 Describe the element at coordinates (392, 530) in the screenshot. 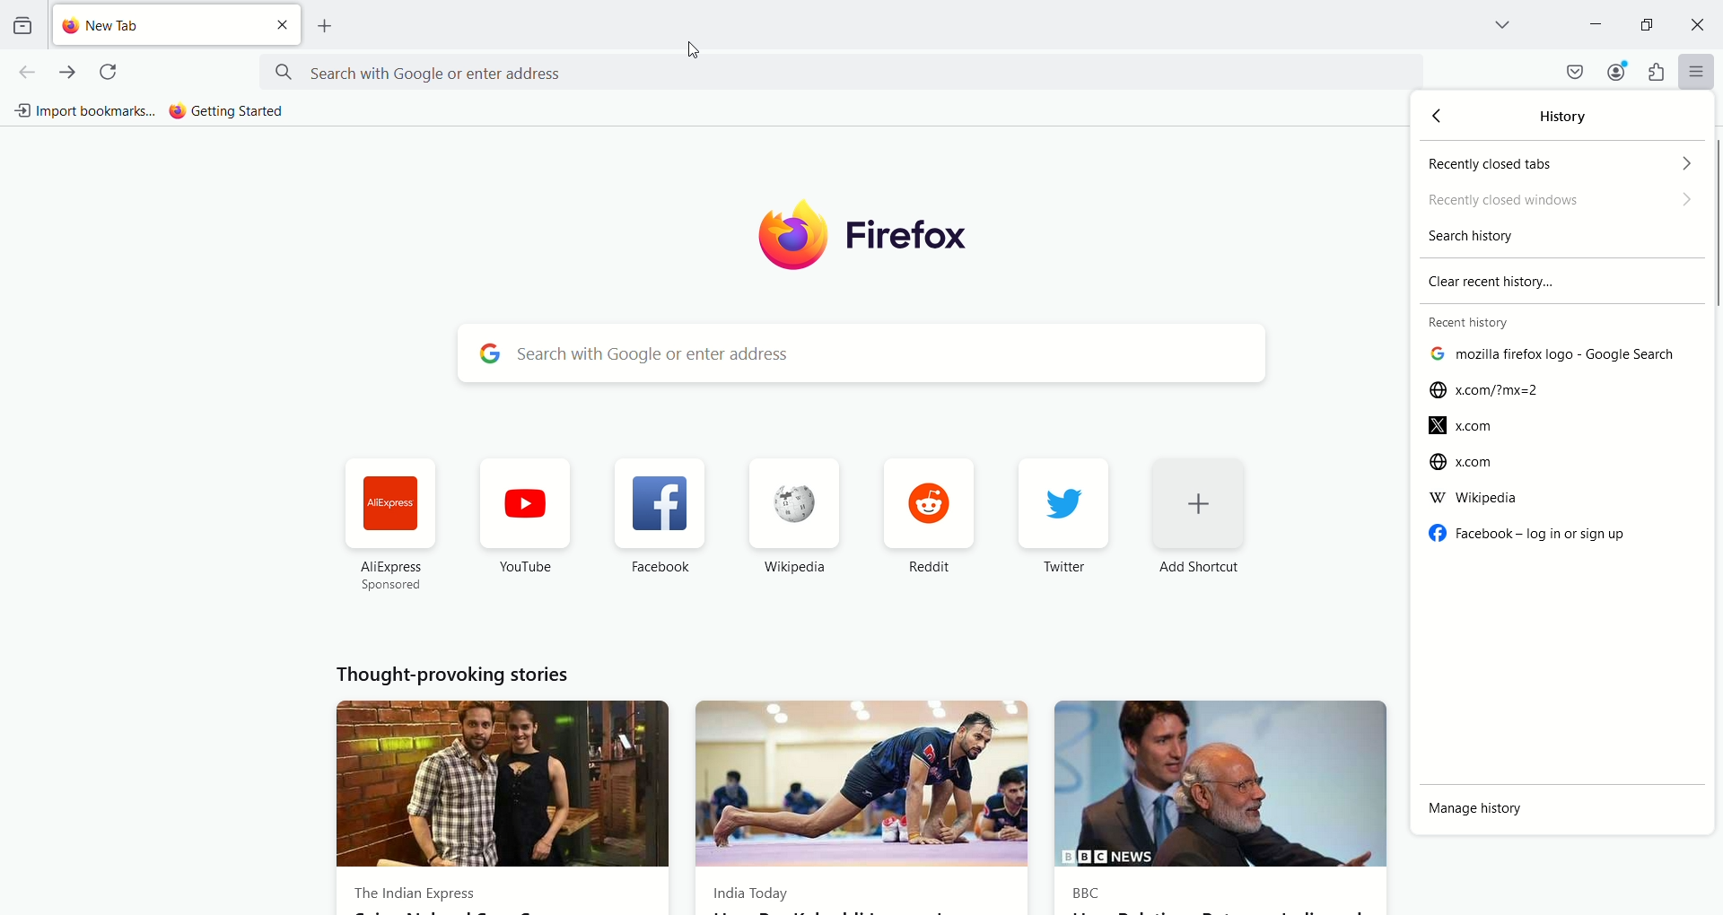

I see `AliExpress` at that location.